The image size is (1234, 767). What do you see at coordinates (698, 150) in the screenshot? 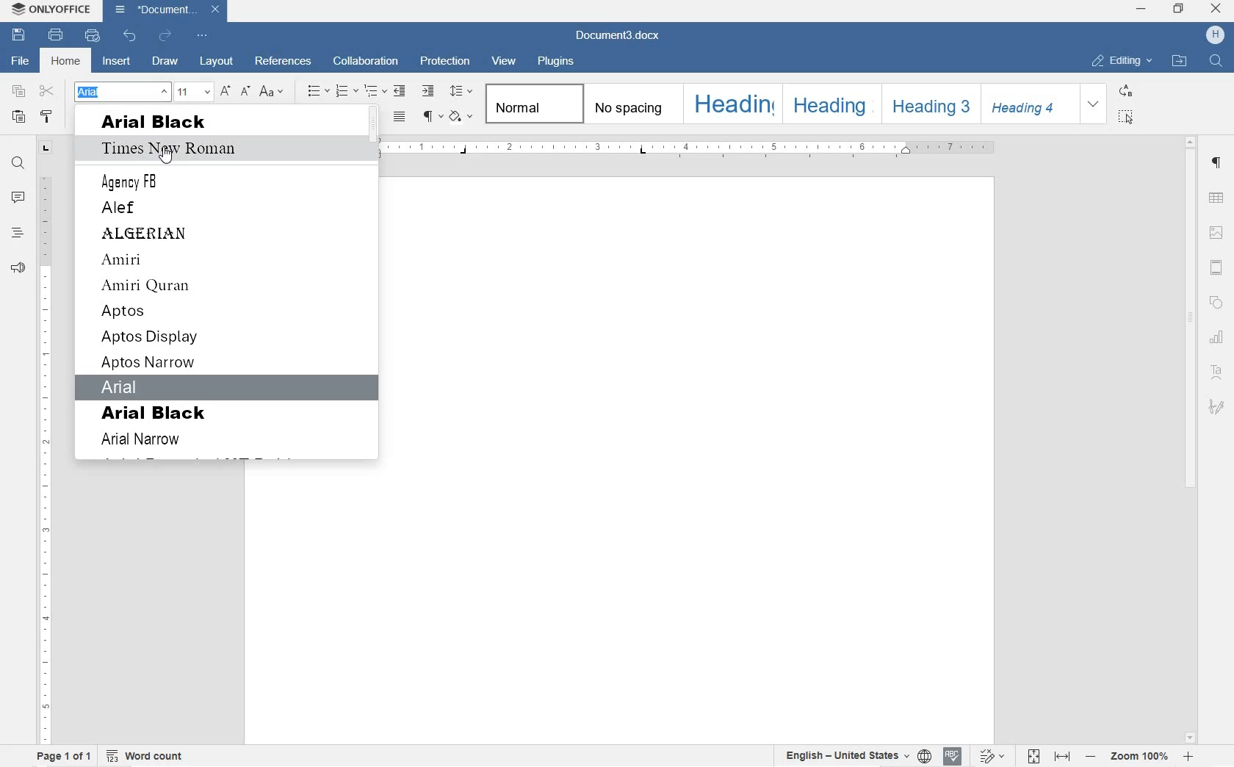
I see `RULER` at bounding box center [698, 150].